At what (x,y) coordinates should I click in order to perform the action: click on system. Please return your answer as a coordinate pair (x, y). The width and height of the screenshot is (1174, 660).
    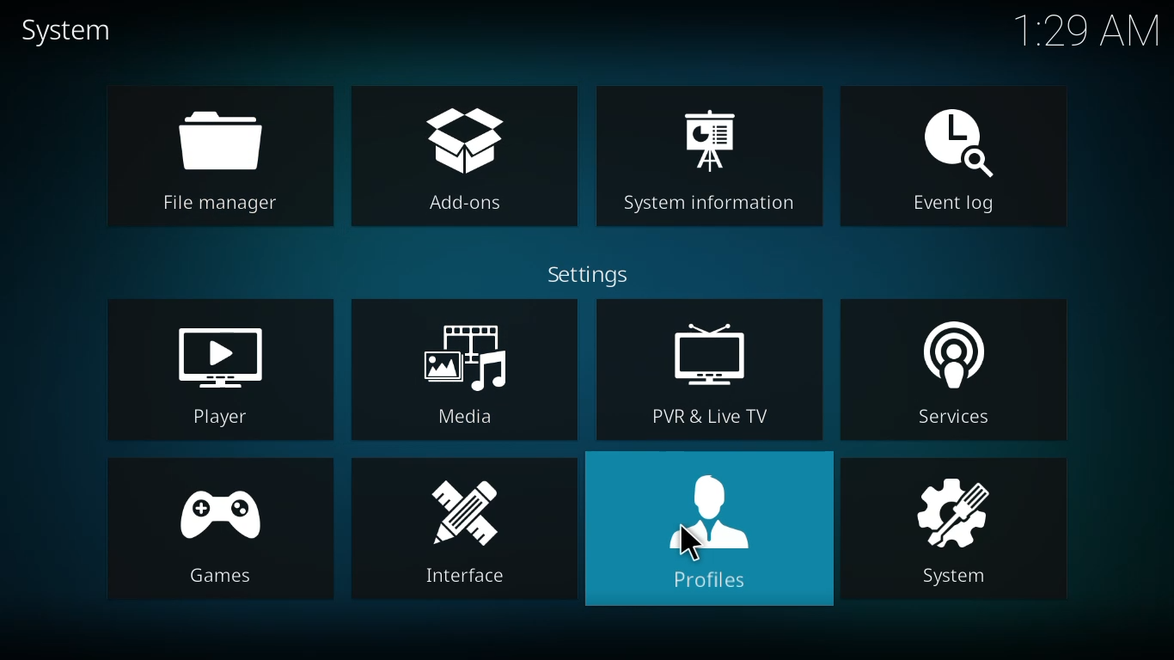
    Looking at the image, I should click on (70, 31).